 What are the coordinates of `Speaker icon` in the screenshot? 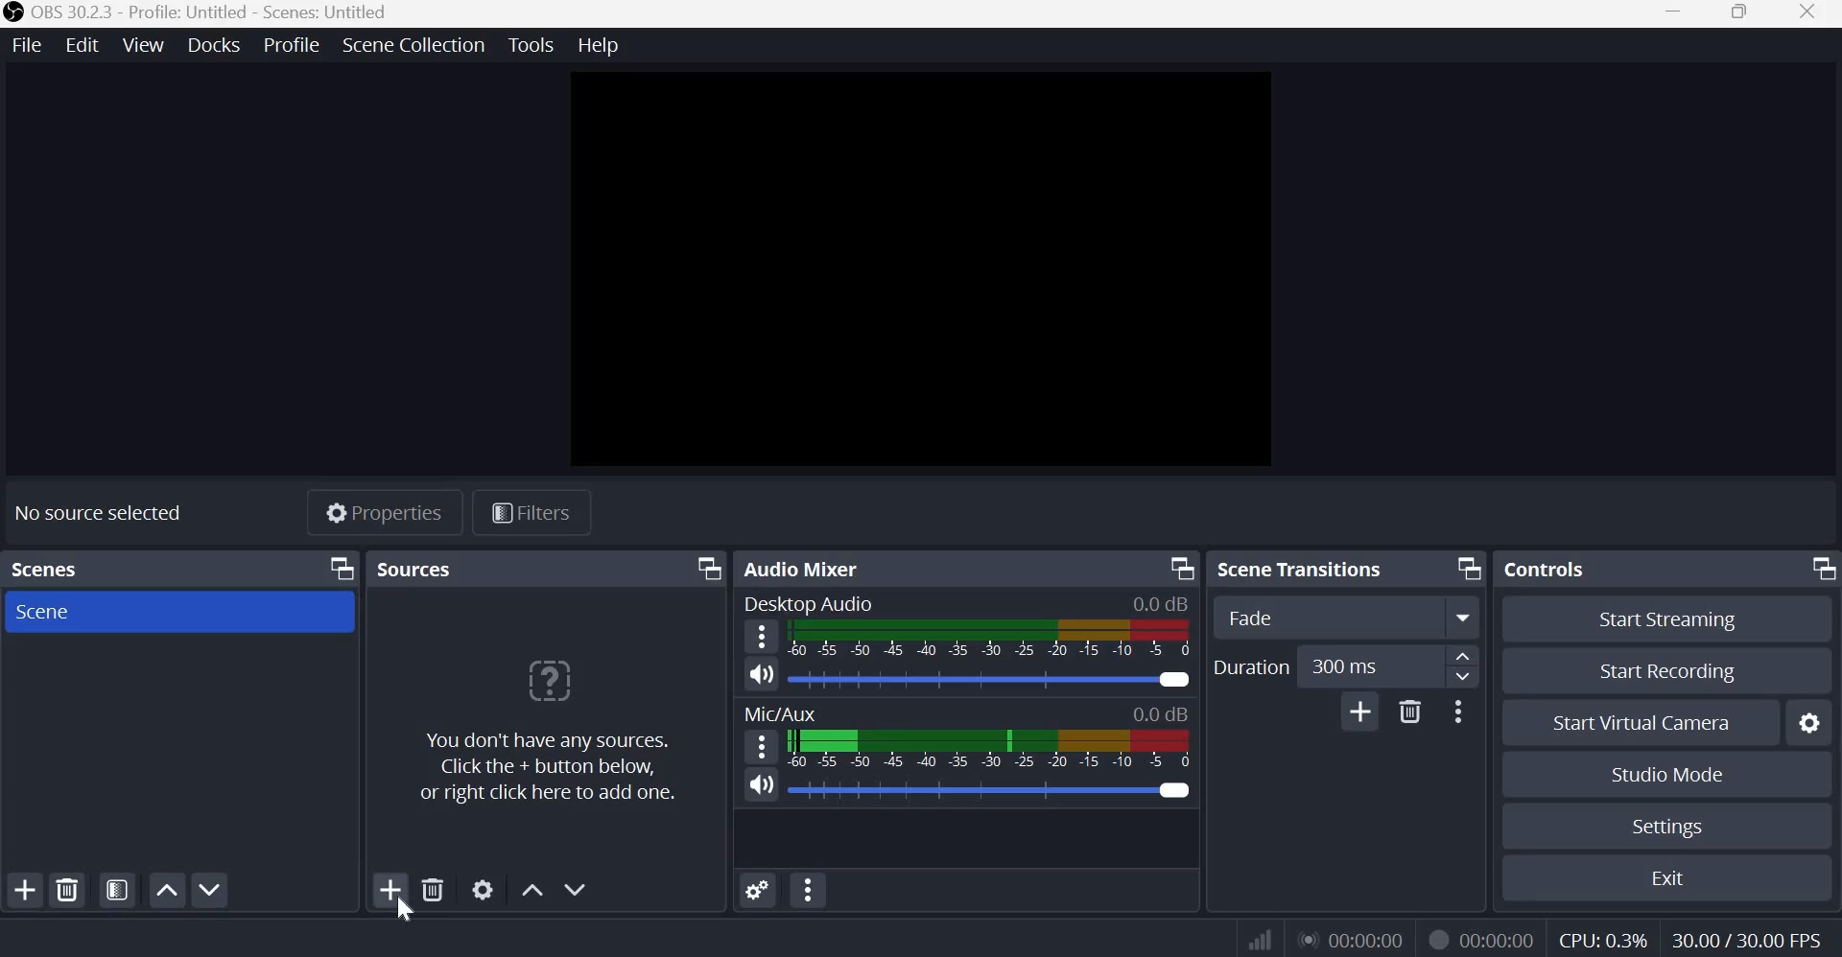 It's located at (762, 785).